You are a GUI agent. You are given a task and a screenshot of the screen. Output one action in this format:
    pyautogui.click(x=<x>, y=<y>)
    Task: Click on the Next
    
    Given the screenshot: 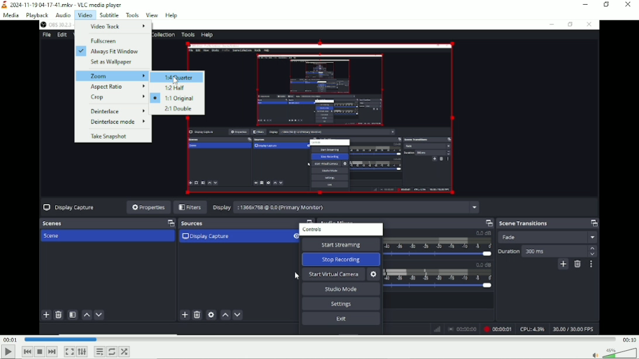 What is the action you would take?
    pyautogui.click(x=51, y=352)
    